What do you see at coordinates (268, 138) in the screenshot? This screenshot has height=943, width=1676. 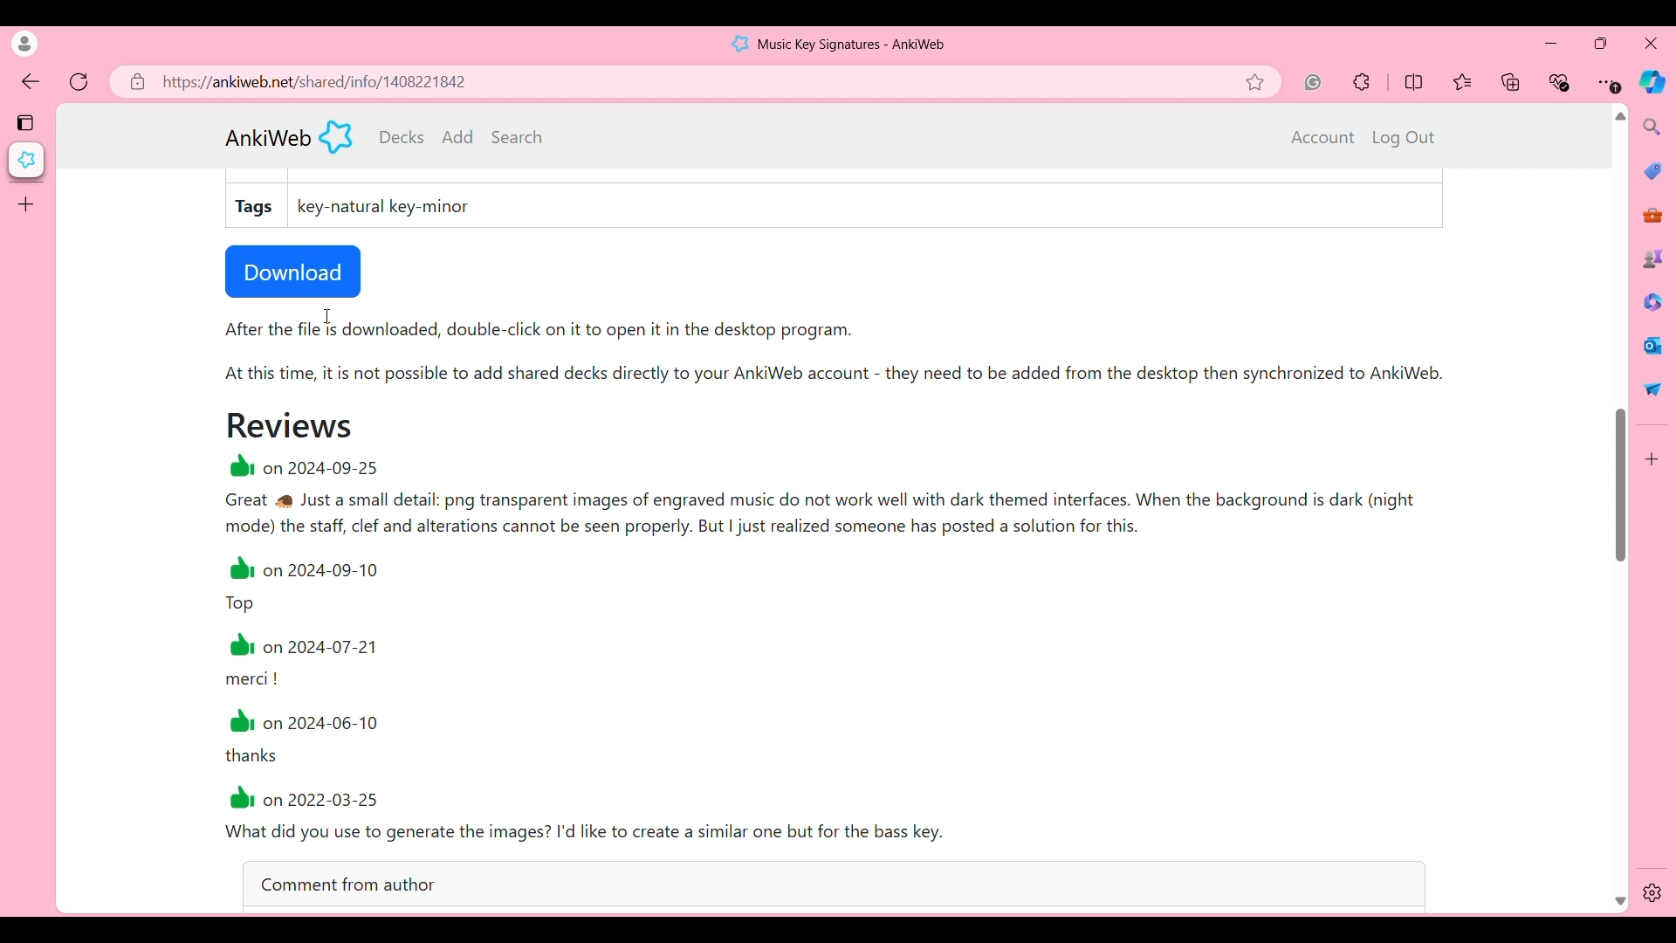 I see `ANkiWeb` at bounding box center [268, 138].